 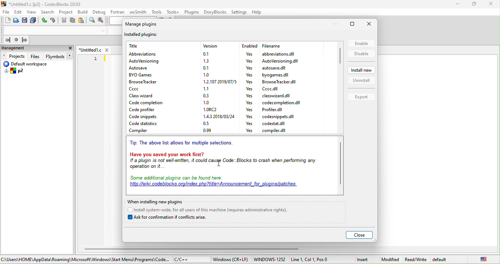 I want to click on read\write, so click(x=417, y=260).